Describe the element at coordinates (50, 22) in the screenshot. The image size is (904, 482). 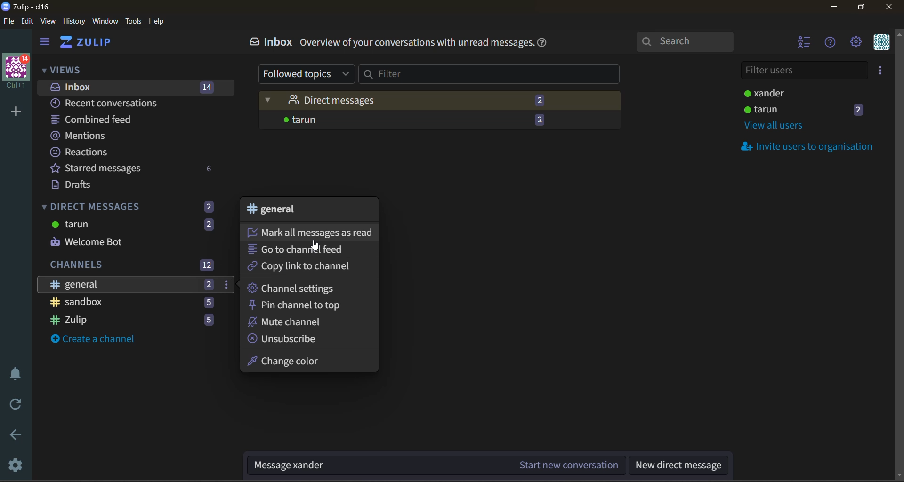
I see `view` at that location.